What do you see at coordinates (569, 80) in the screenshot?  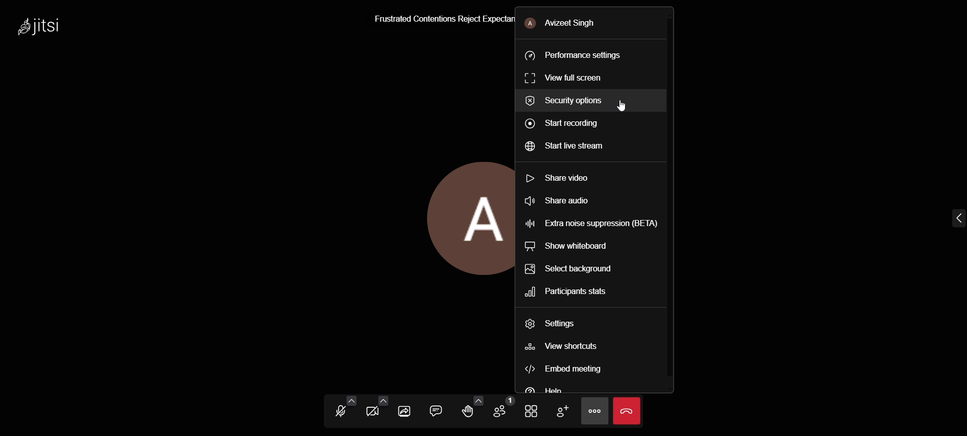 I see `view full screen` at bounding box center [569, 80].